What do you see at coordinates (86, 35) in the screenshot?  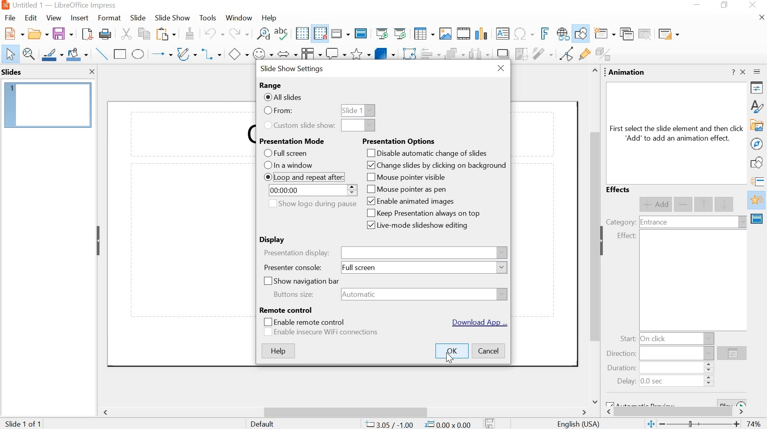 I see `export as pdf` at bounding box center [86, 35].